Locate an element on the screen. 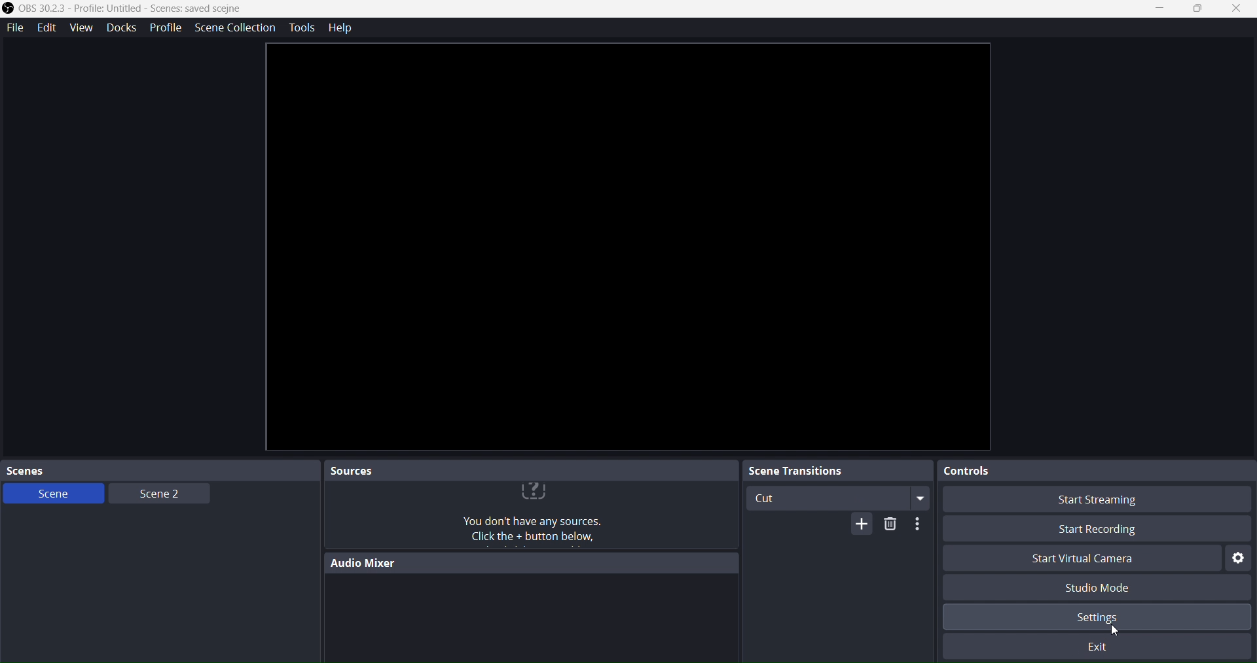  Scene2 is located at coordinates (155, 493).